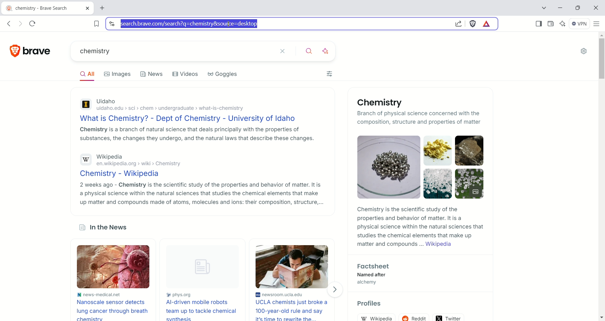 The width and height of the screenshot is (605, 321). What do you see at coordinates (551, 24) in the screenshot?
I see `wallet` at bounding box center [551, 24].